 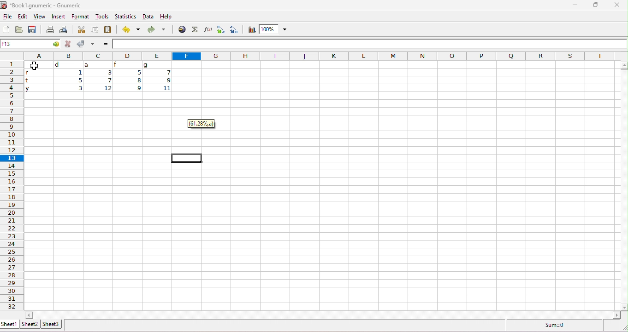 I want to click on cell options, so click(x=54, y=44).